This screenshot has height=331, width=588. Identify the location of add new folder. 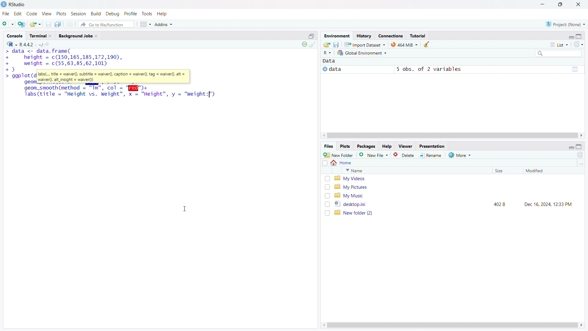
(338, 155).